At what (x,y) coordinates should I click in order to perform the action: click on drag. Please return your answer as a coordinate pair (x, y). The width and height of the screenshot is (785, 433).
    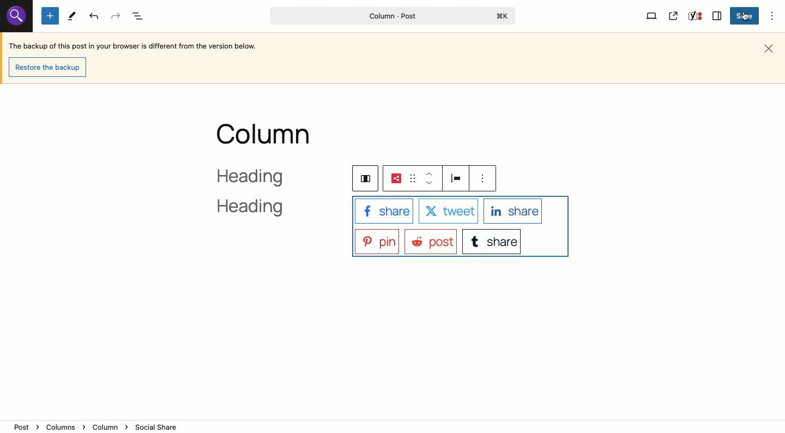
    Looking at the image, I should click on (412, 178).